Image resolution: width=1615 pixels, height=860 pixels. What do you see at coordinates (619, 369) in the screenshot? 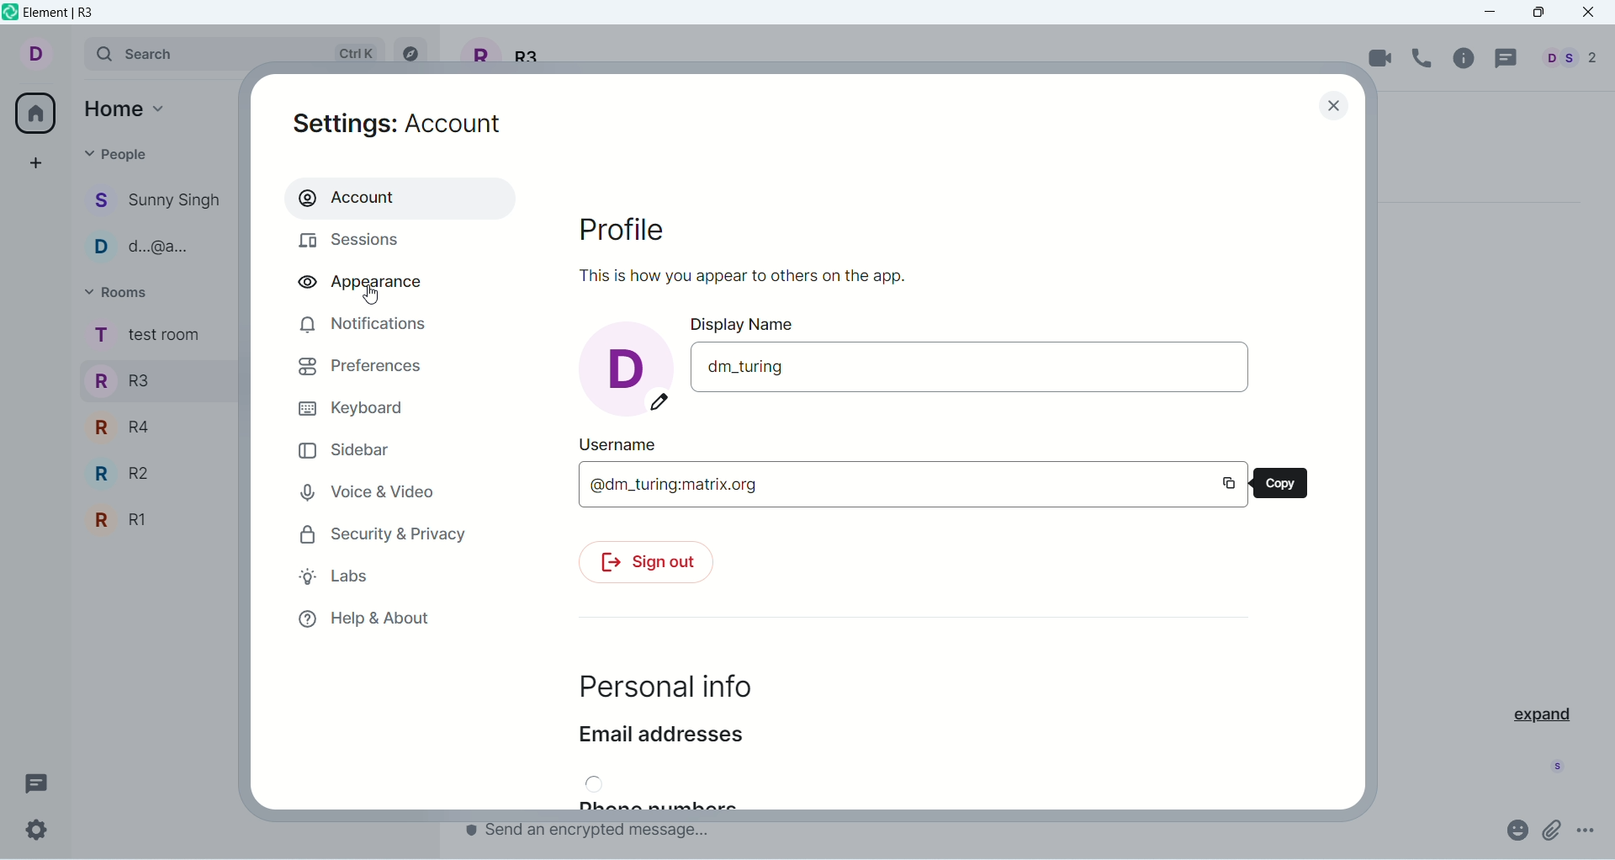
I see `account` at bounding box center [619, 369].